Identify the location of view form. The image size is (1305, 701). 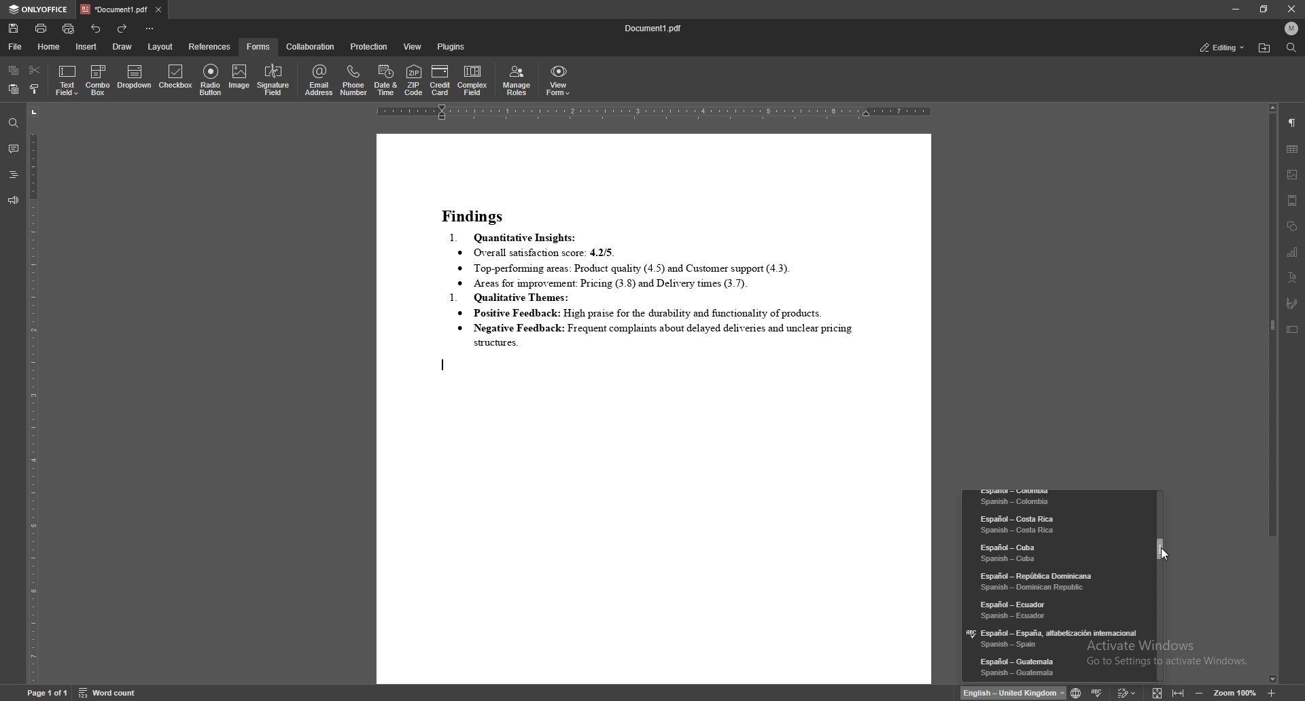
(559, 81).